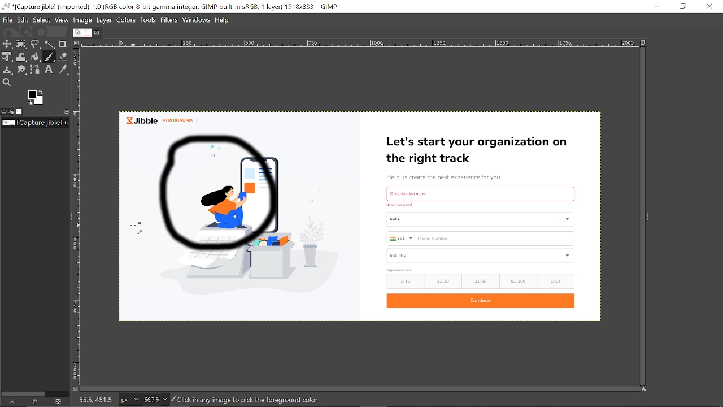  Describe the element at coordinates (233, 197) in the screenshot. I see `Circle drawn using paintbrush` at that location.